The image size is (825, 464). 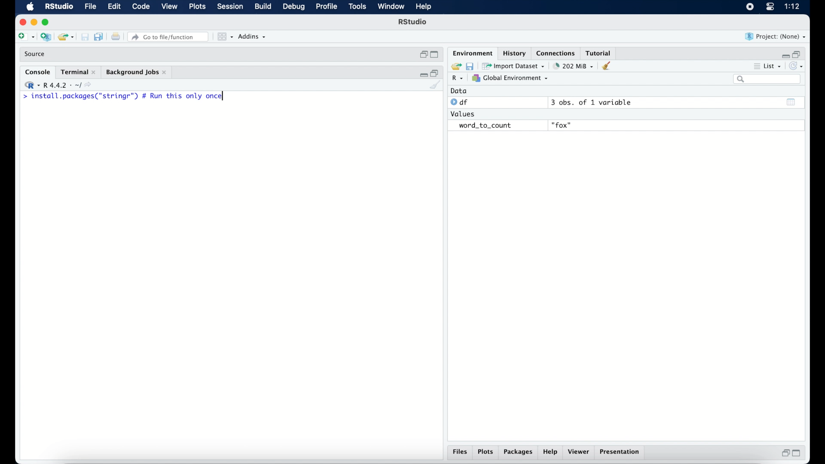 What do you see at coordinates (784, 453) in the screenshot?
I see `restore down` at bounding box center [784, 453].